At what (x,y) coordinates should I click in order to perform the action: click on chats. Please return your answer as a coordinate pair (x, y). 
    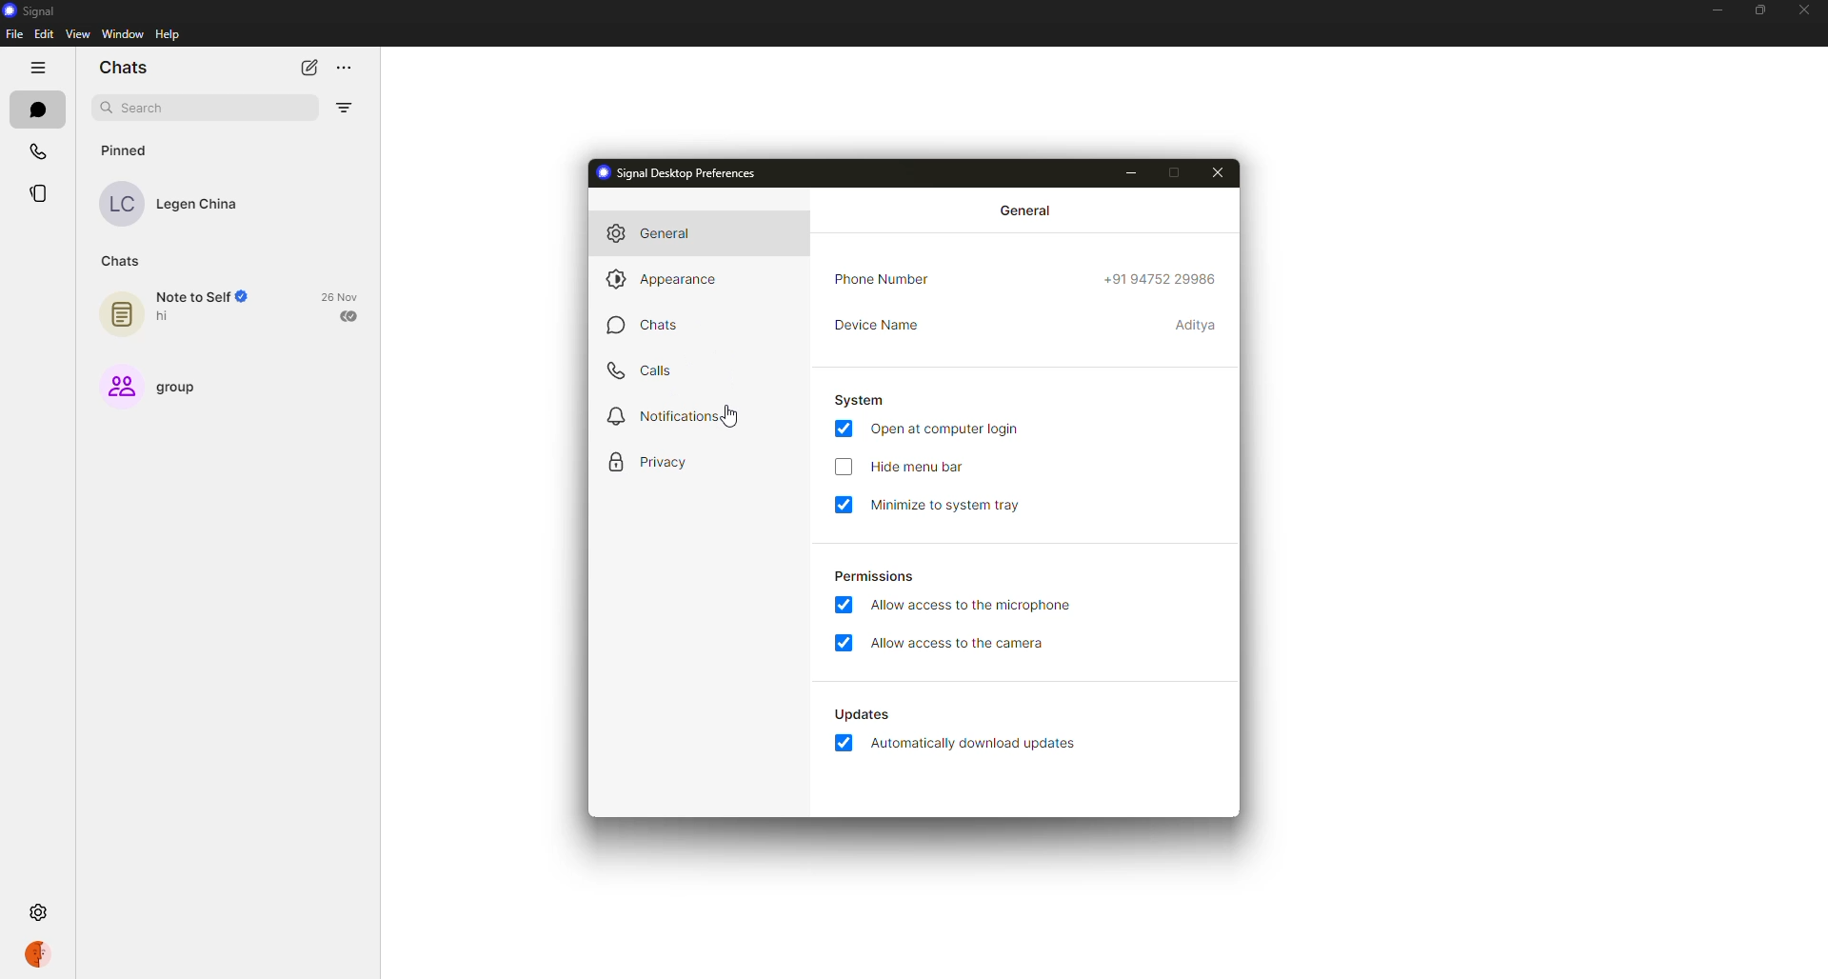
    Looking at the image, I should click on (128, 67).